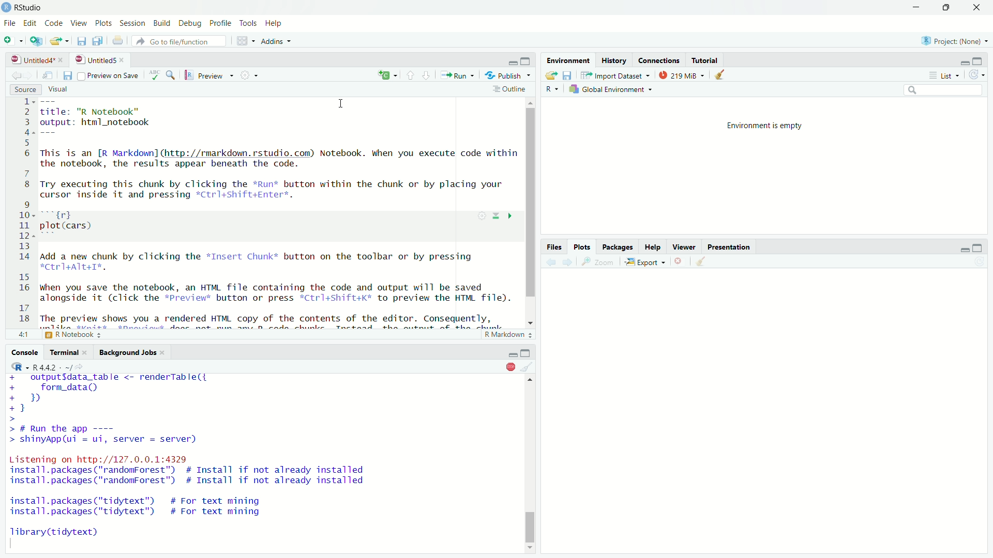 The width and height of the screenshot is (993, 558). Describe the element at coordinates (705, 60) in the screenshot. I see `Tutorial` at that location.